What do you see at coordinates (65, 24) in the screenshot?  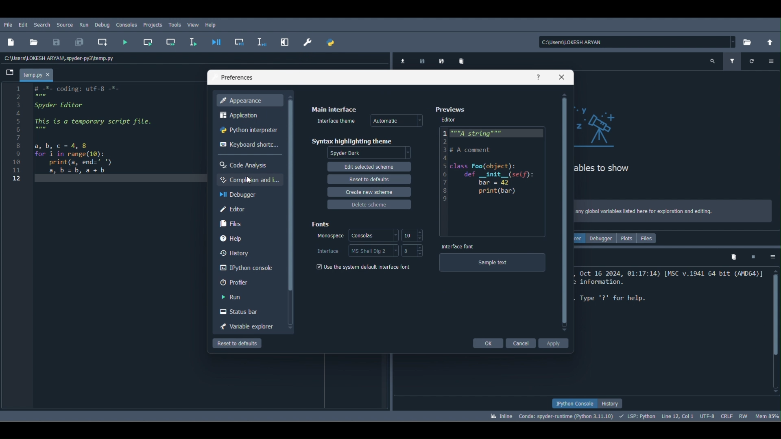 I see `Source` at bounding box center [65, 24].